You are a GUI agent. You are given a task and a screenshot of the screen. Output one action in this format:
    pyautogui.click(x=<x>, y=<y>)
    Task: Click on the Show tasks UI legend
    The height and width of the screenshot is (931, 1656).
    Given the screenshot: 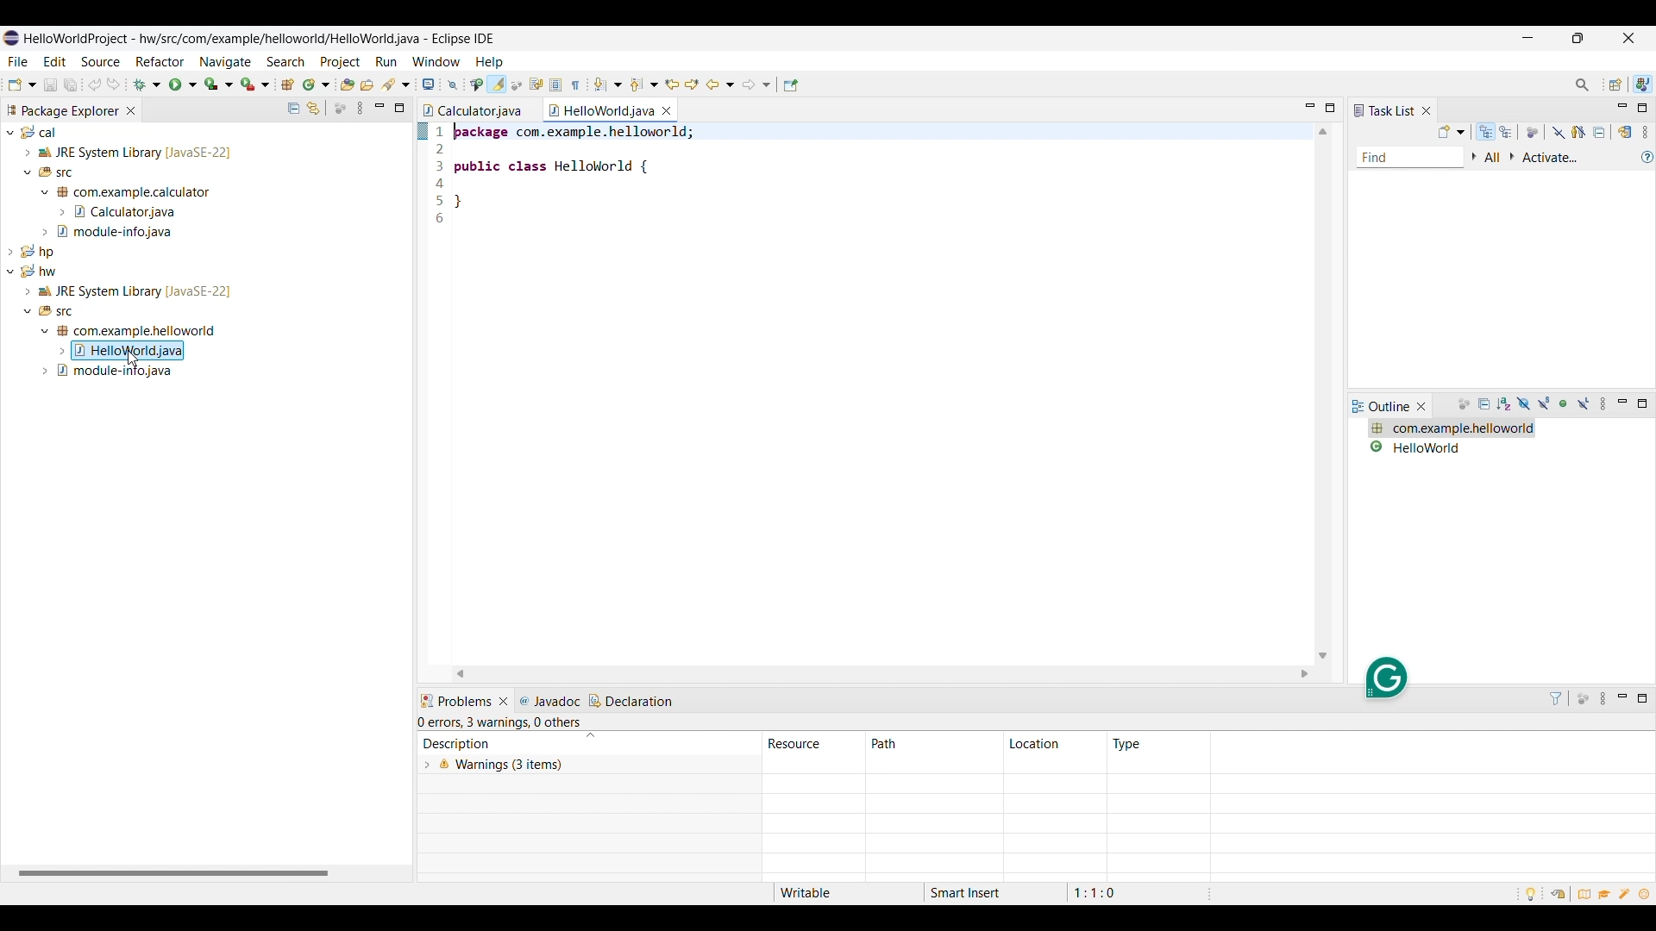 What is the action you would take?
    pyautogui.click(x=1647, y=157)
    